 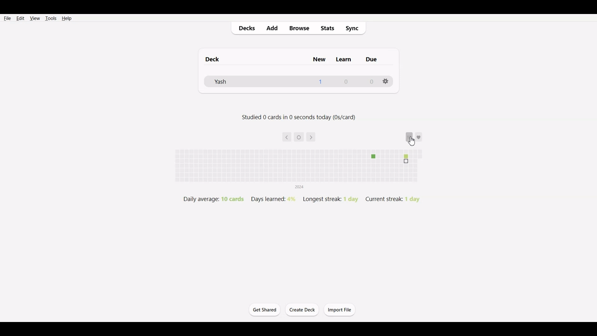 I want to click on Daily average: 10 cards, so click(x=211, y=199).